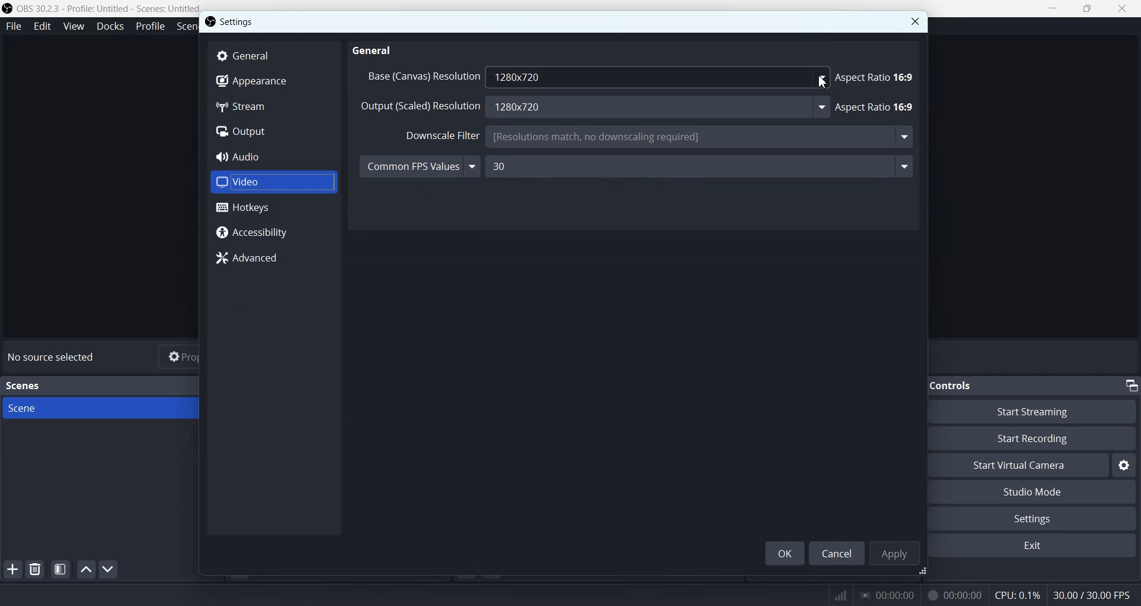  Describe the element at coordinates (1037, 547) in the screenshot. I see `Exit` at that location.